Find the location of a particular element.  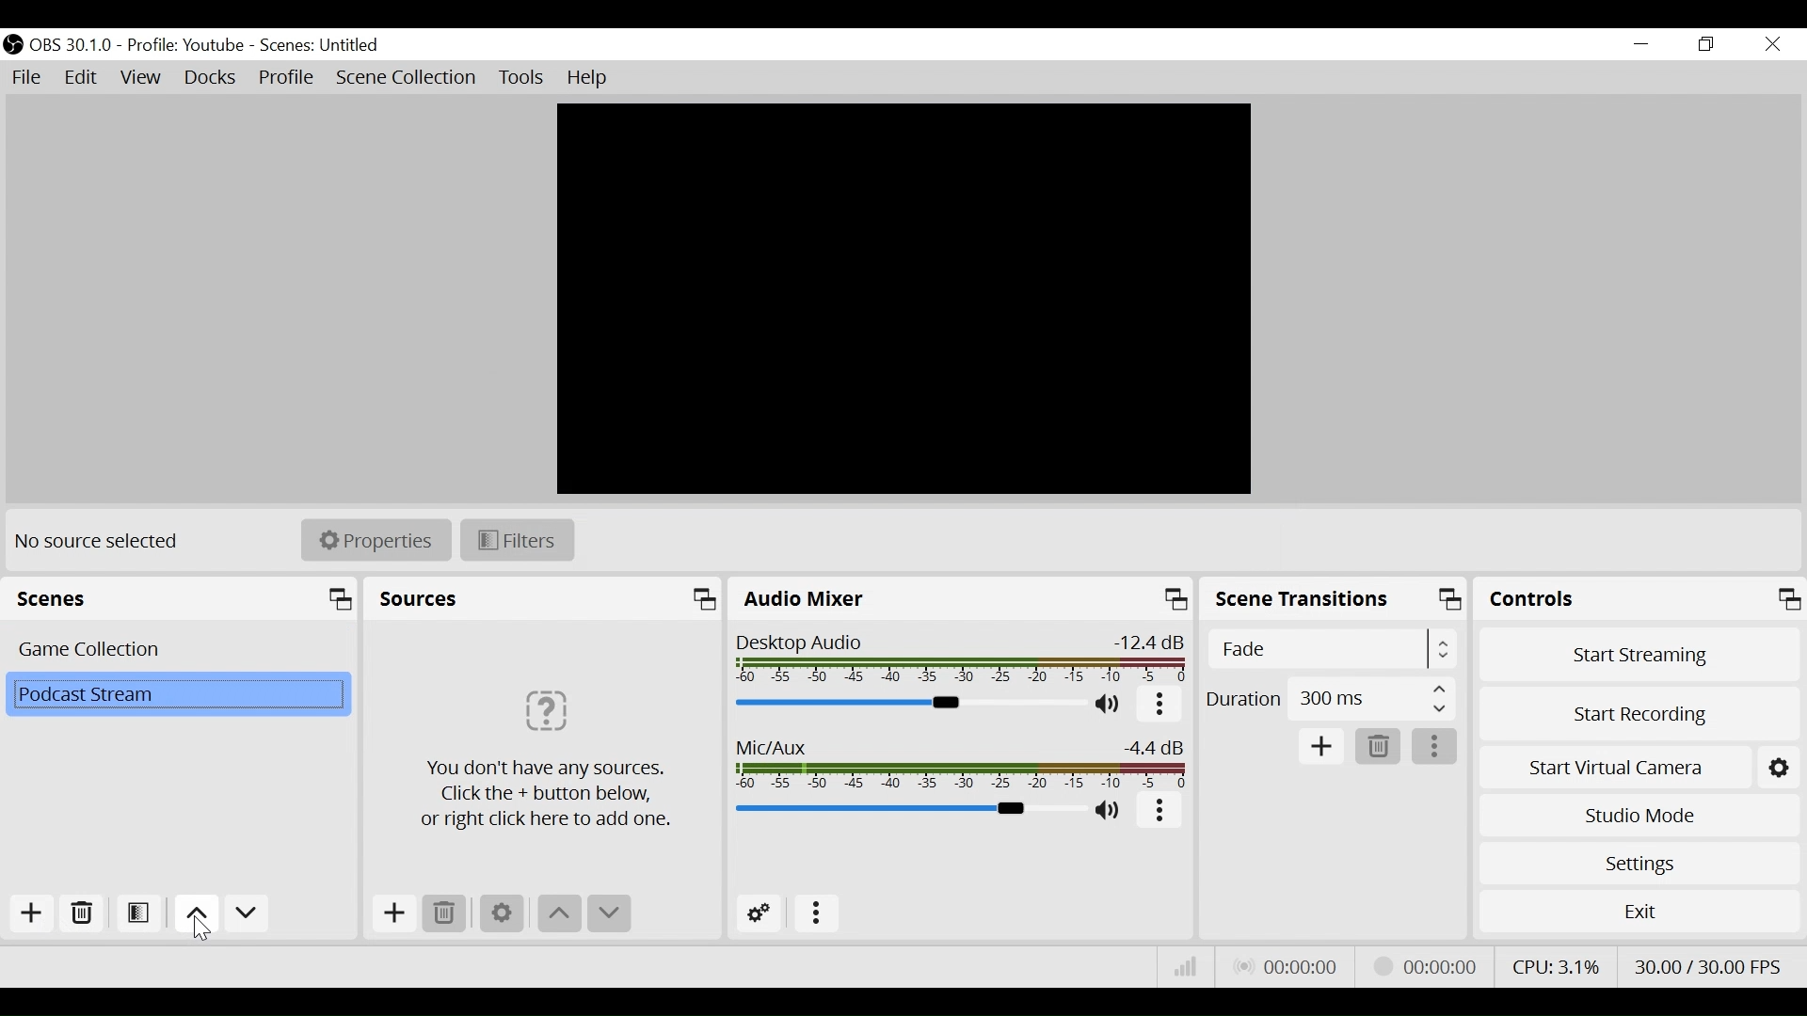

(un)select Scene Transition is located at coordinates (1329, 649).